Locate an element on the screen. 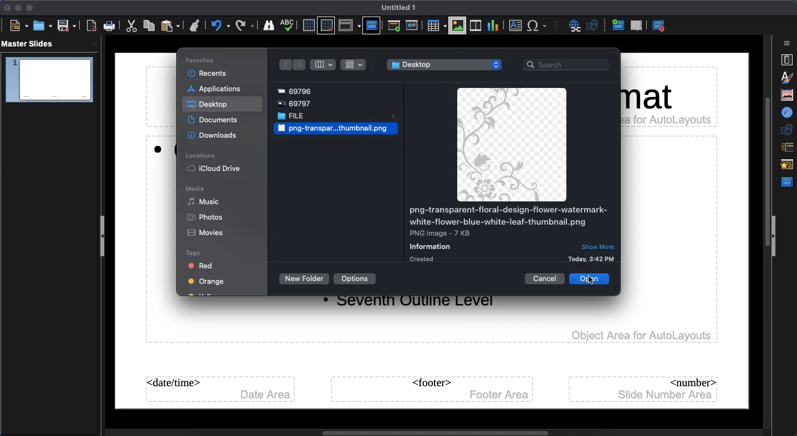  close is located at coordinates (95, 44).